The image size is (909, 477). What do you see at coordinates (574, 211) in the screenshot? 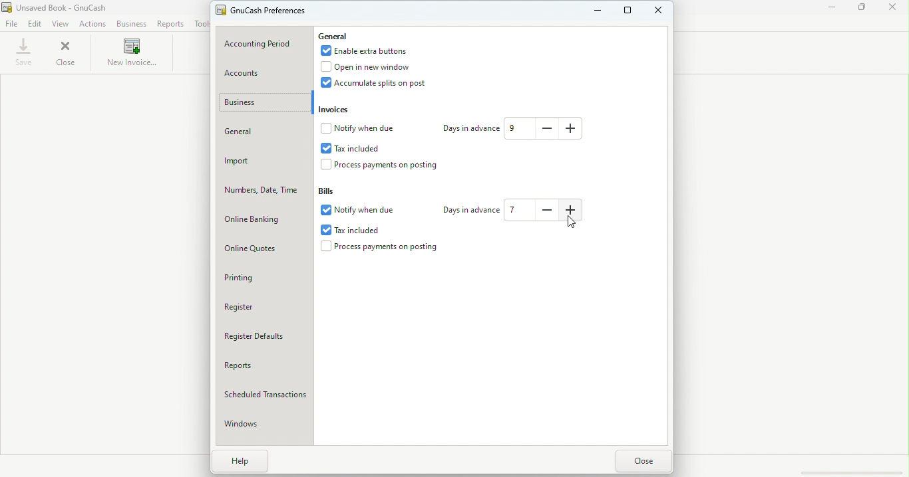
I see `Increase` at bounding box center [574, 211].